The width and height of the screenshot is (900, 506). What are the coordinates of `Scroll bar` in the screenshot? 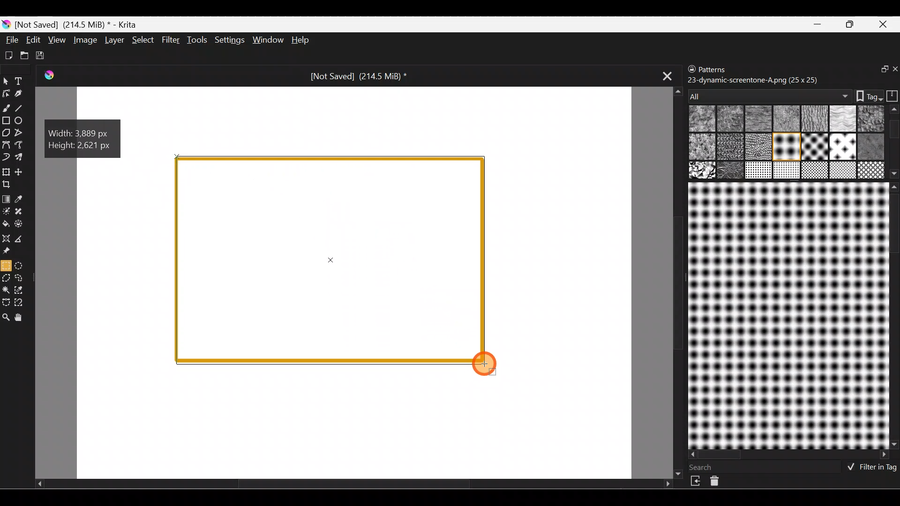 It's located at (894, 142).